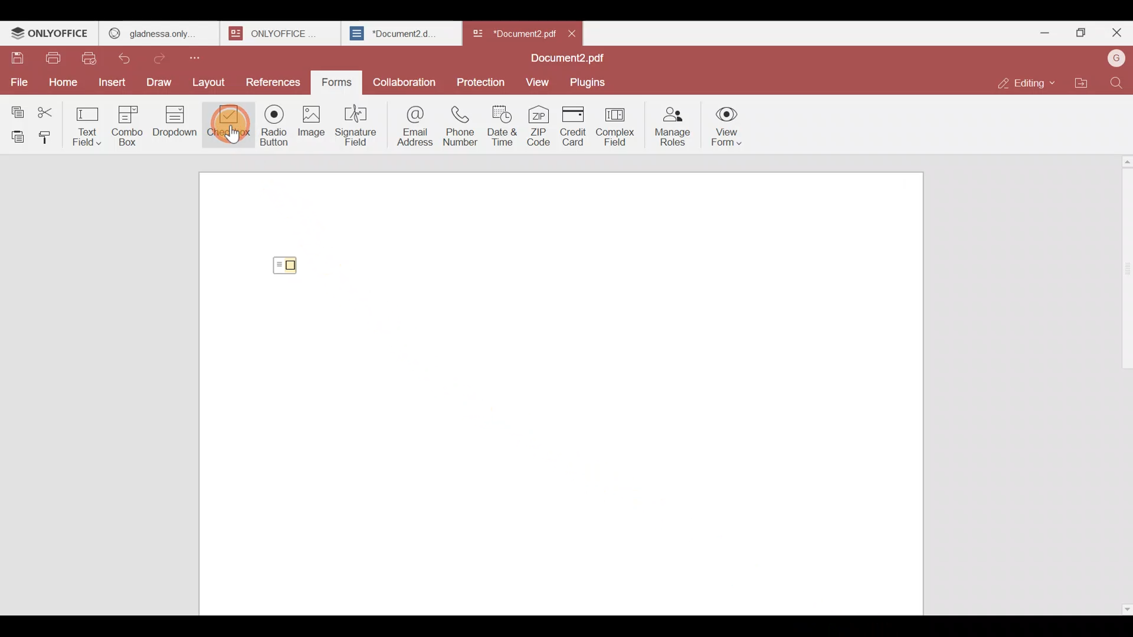 The height and width of the screenshot is (637, 1133). I want to click on Home, so click(61, 82).